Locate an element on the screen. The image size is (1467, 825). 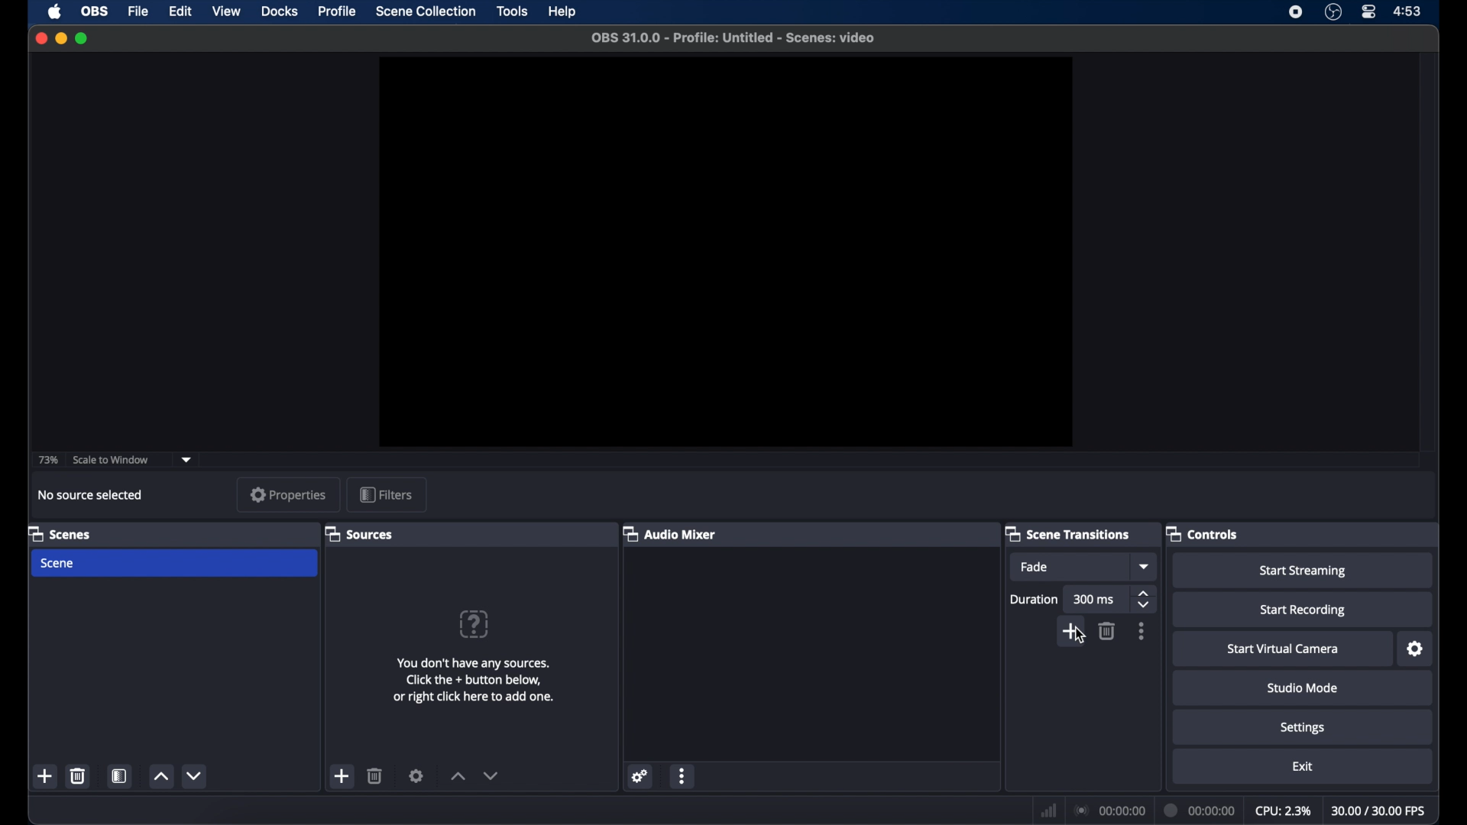
settings is located at coordinates (640, 776).